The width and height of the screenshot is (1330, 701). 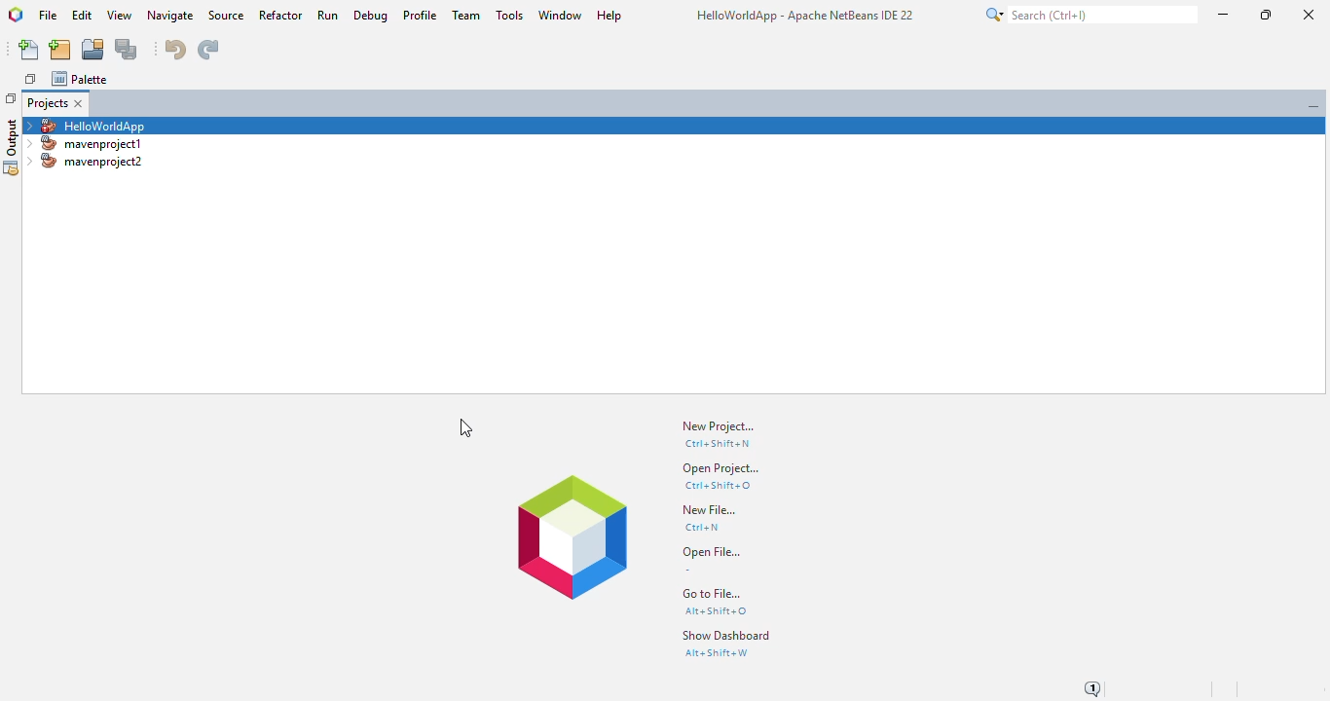 What do you see at coordinates (171, 17) in the screenshot?
I see `navigate` at bounding box center [171, 17].